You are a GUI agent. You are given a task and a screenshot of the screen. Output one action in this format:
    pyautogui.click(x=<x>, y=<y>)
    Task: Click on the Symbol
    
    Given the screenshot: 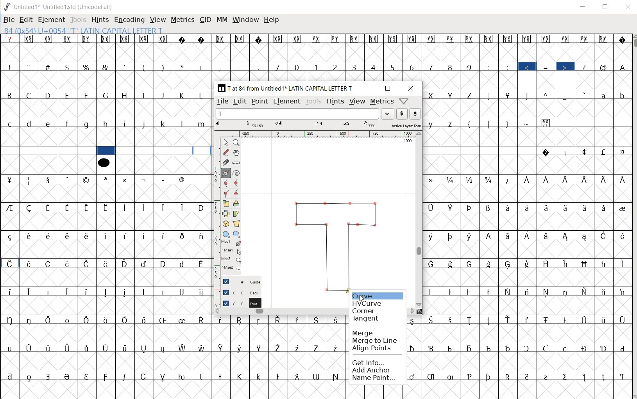 What is the action you would take?
    pyautogui.click(x=30, y=39)
    